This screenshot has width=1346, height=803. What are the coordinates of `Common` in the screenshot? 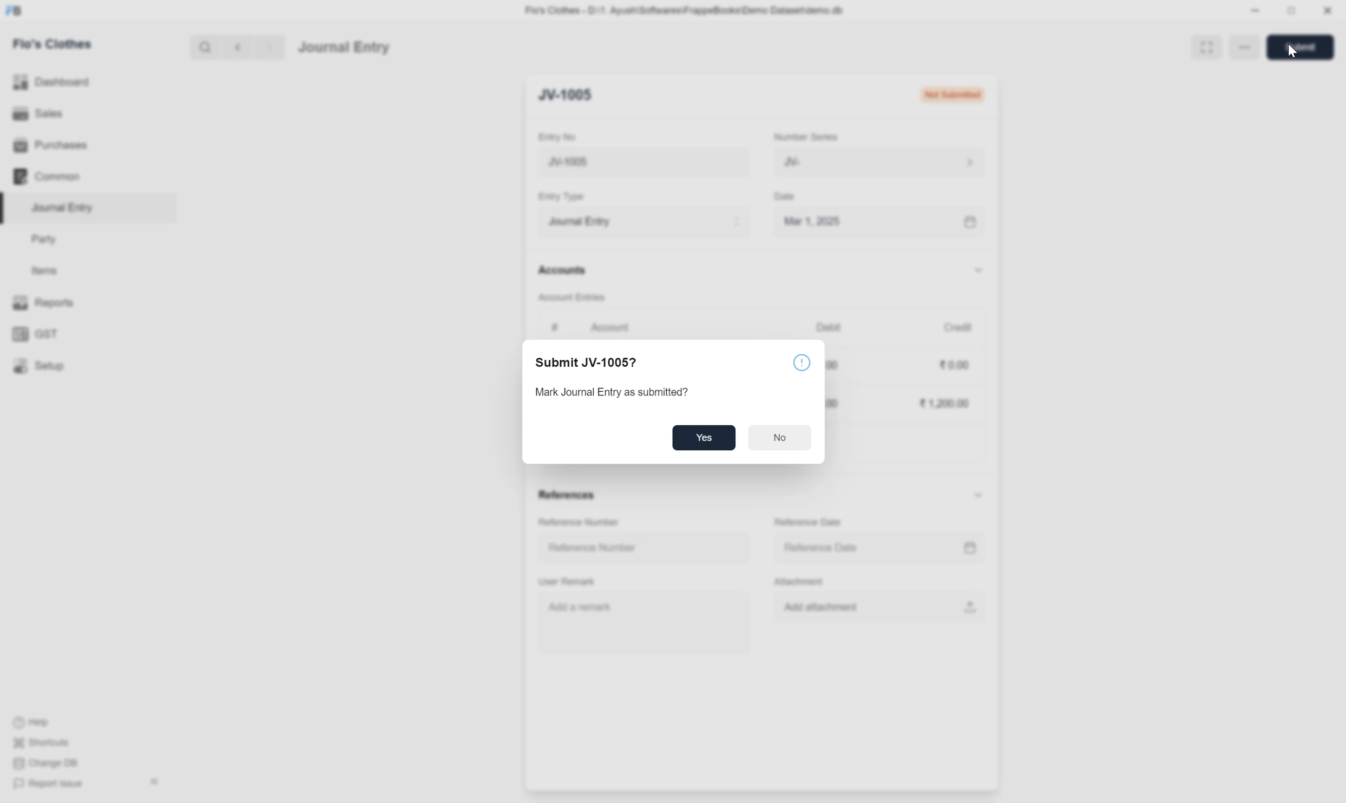 It's located at (48, 176).